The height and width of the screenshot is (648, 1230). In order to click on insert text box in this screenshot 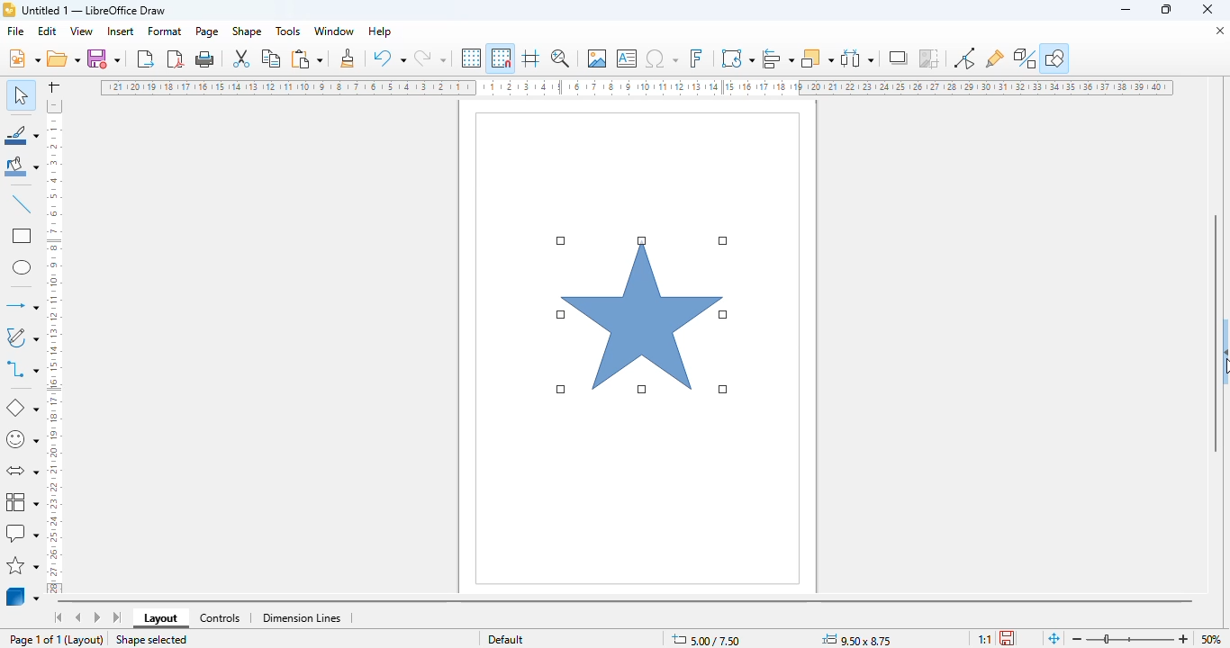, I will do `click(627, 58)`.